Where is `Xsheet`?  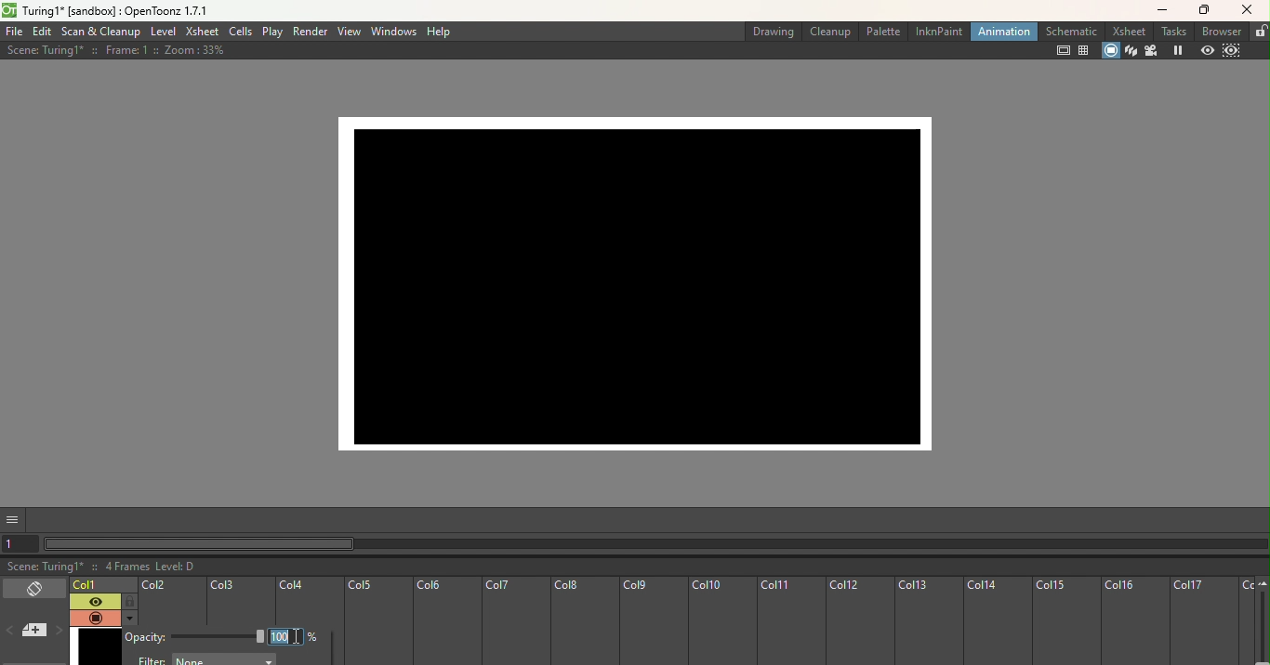 Xsheet is located at coordinates (1125, 32).